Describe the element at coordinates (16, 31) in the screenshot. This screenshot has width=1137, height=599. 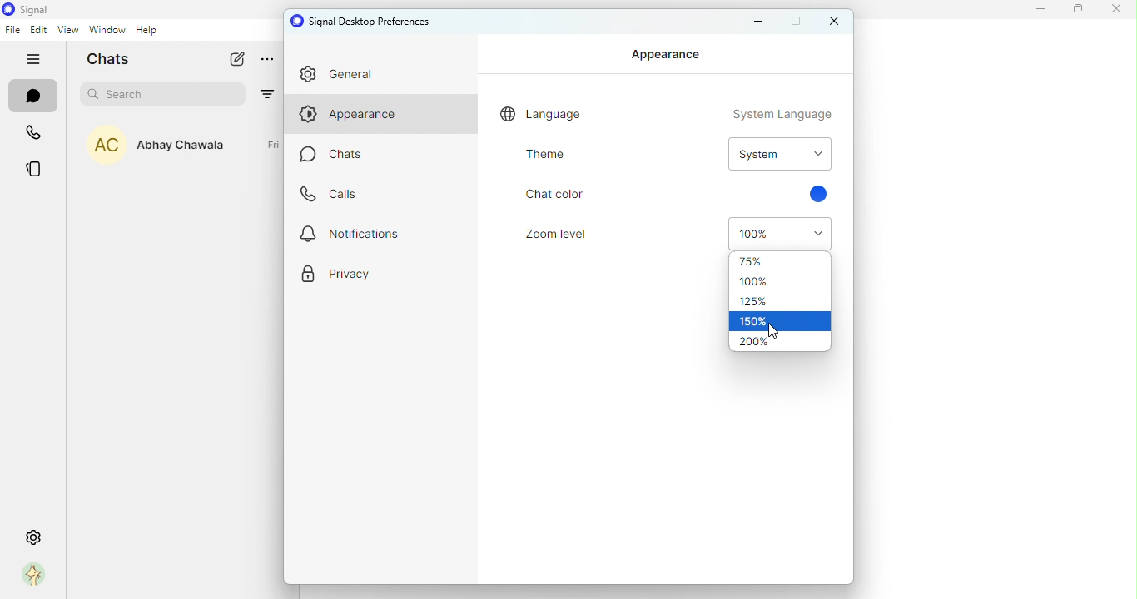
I see `file` at that location.